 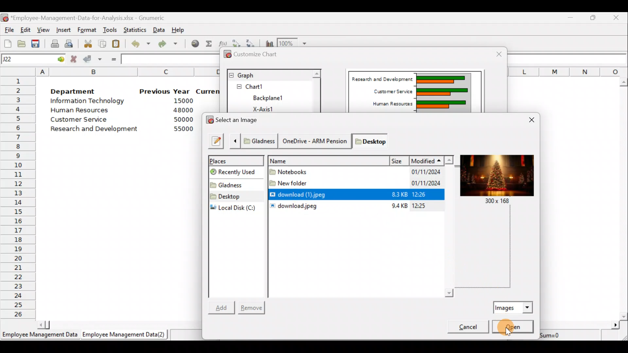 What do you see at coordinates (74, 59) in the screenshot?
I see `Cancel change` at bounding box center [74, 59].